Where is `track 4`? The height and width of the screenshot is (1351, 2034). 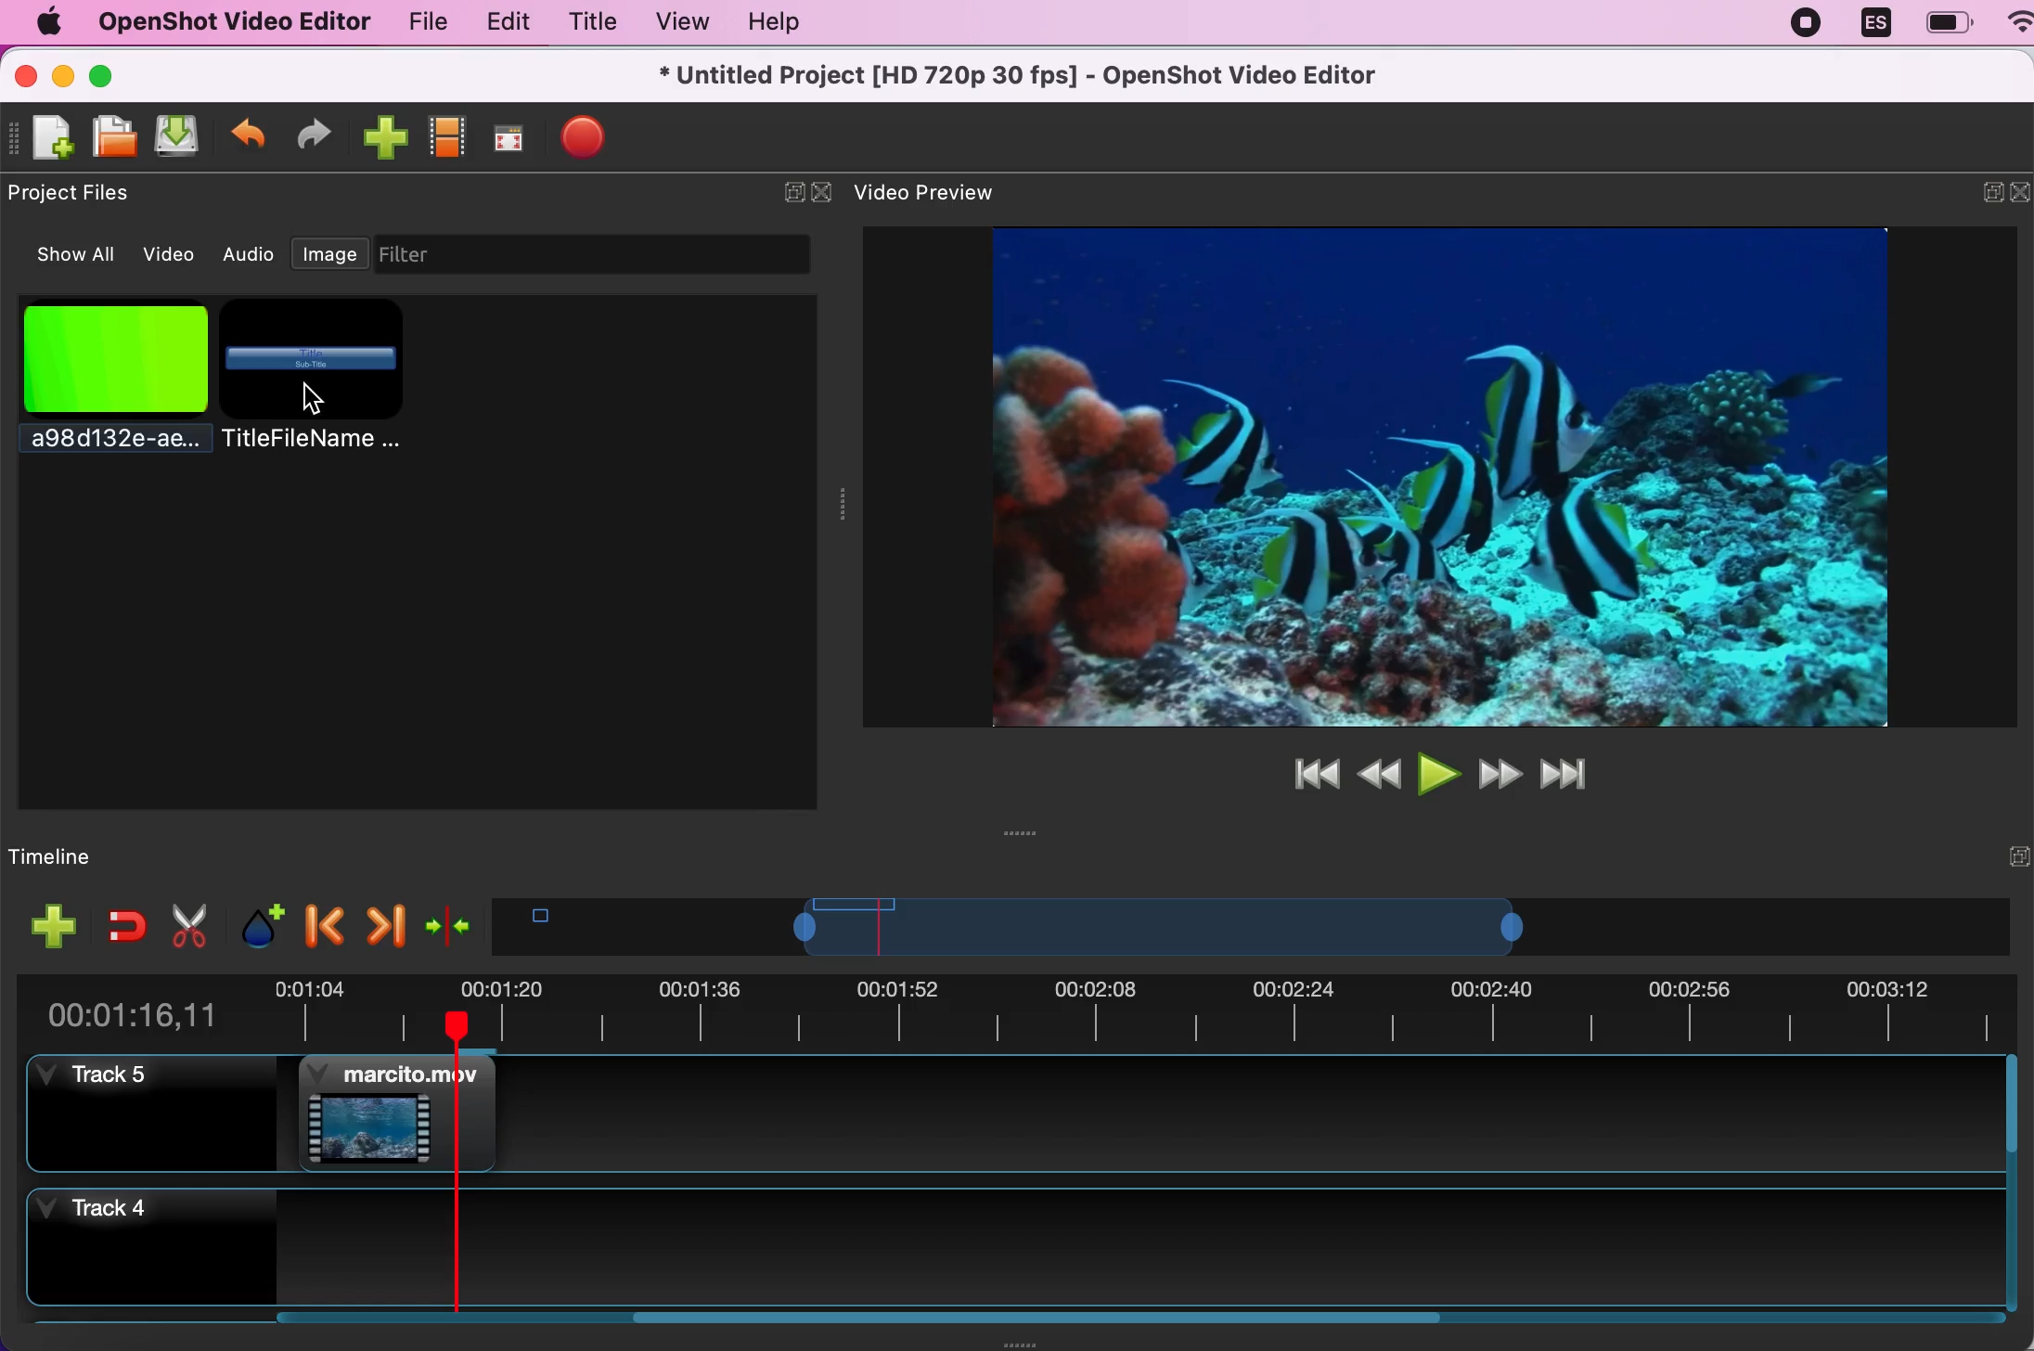
track 4 is located at coordinates (1008, 1251).